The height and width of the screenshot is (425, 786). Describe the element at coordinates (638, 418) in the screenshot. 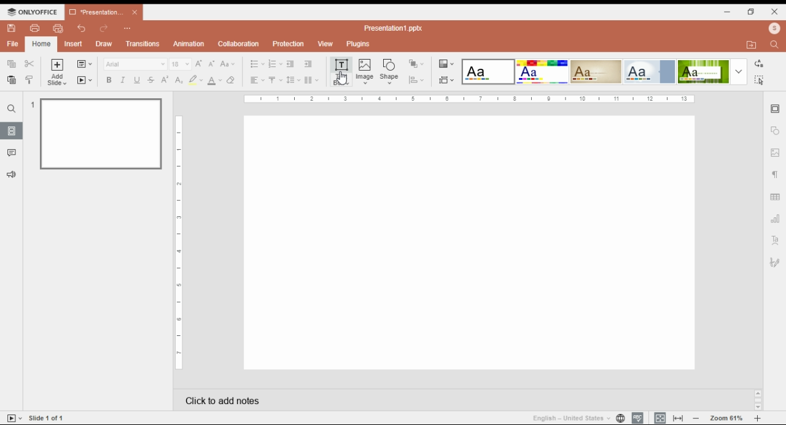

I see `spell check` at that location.